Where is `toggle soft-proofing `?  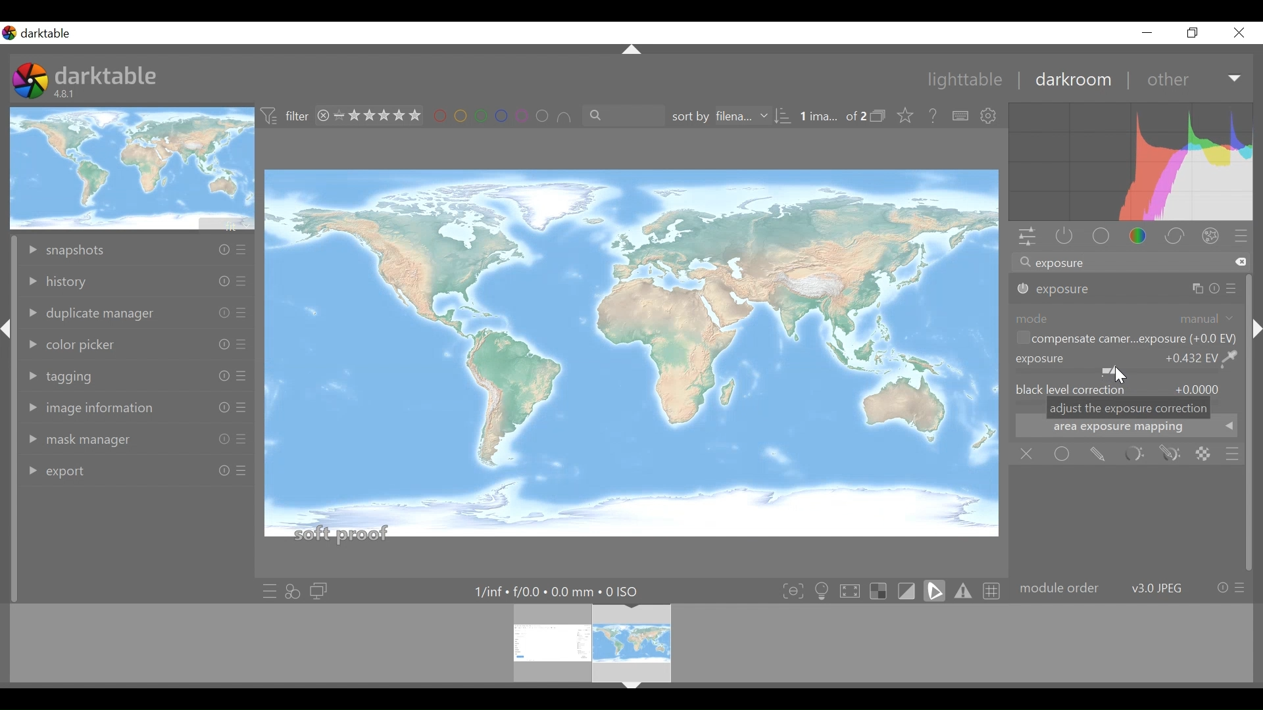
toggle soft-proofing  is located at coordinates (935, 590).